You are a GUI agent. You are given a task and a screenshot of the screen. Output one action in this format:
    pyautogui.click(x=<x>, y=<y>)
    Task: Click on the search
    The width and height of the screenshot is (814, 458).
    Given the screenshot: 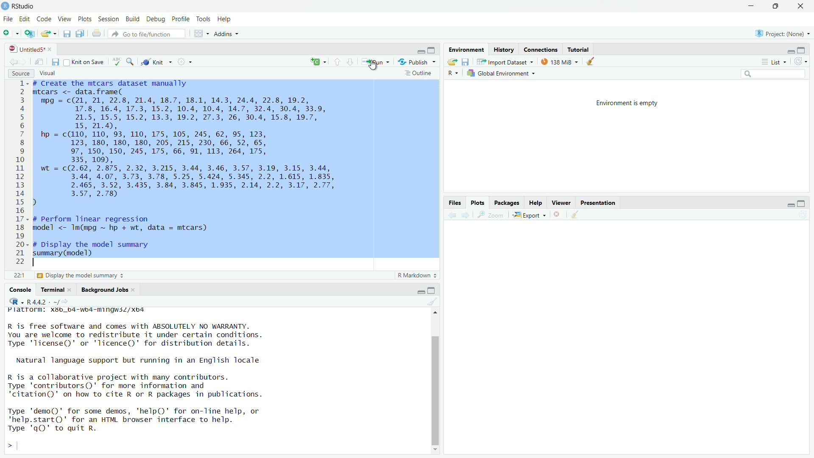 What is the action you would take?
    pyautogui.click(x=132, y=62)
    